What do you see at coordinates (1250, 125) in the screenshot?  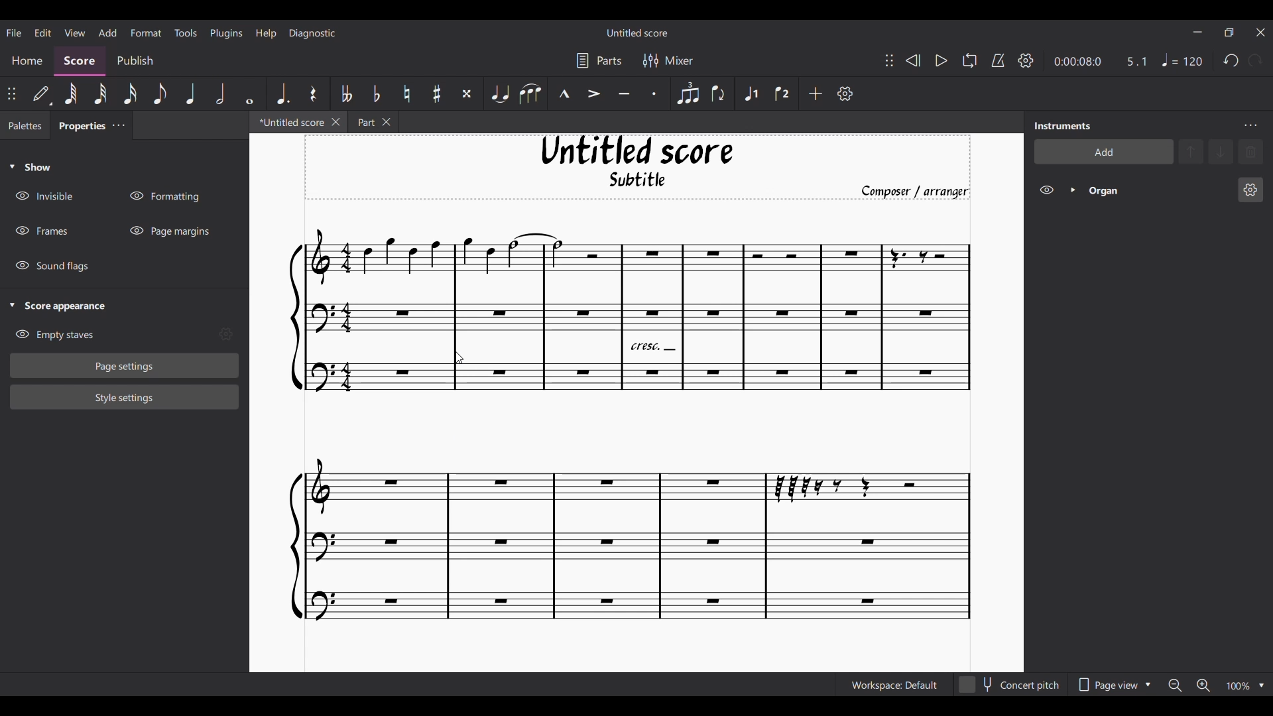 I see `Instruments panel settings` at bounding box center [1250, 125].